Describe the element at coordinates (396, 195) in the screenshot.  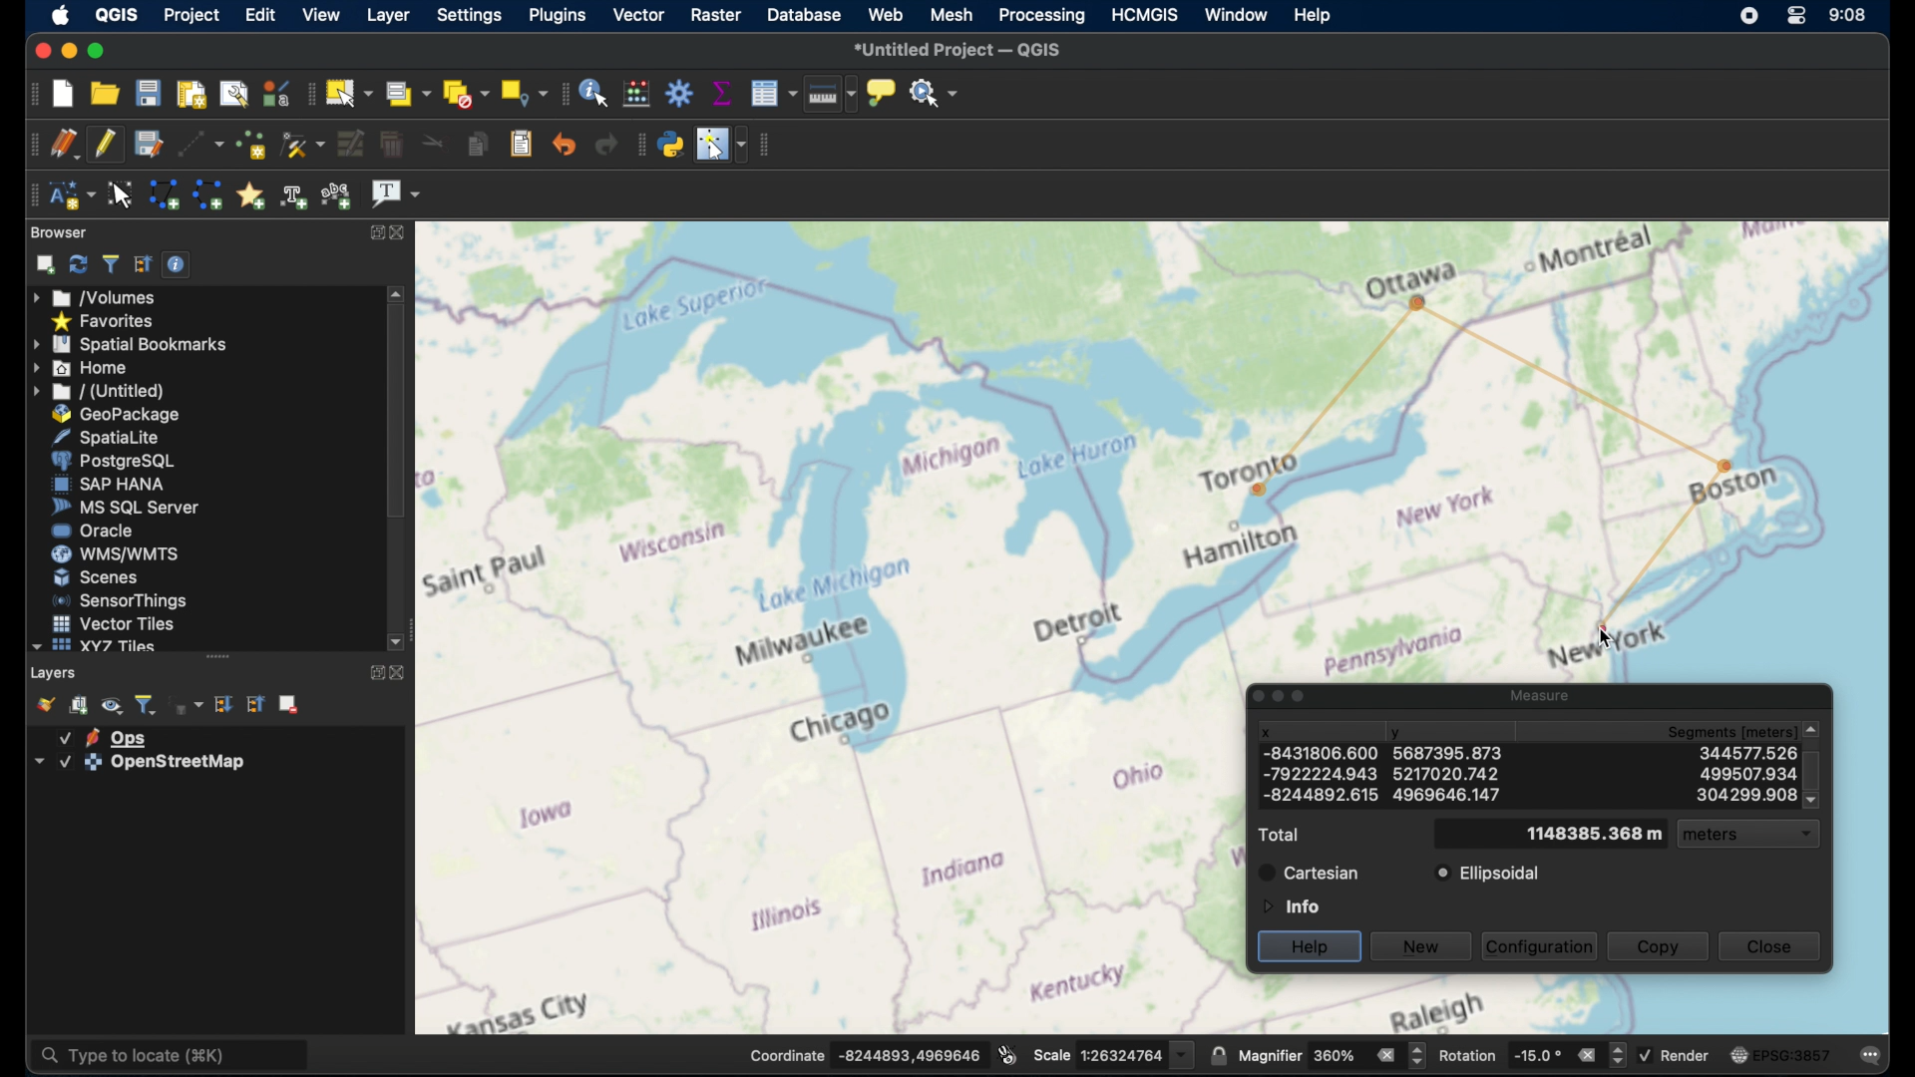
I see `text annotation` at that location.